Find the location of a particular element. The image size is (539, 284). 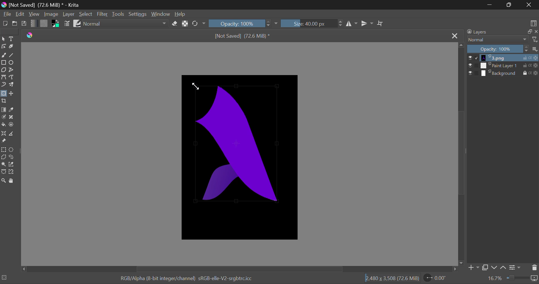

Tools is located at coordinates (119, 14).